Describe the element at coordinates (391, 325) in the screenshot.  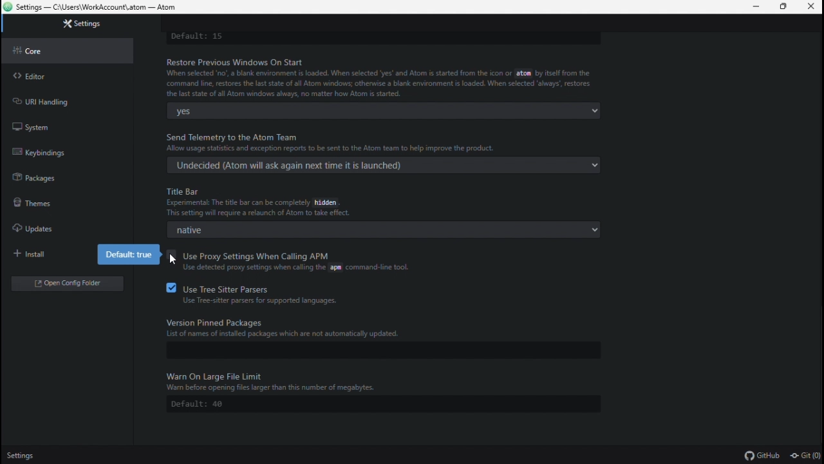
I see `Version pinned packages` at that location.